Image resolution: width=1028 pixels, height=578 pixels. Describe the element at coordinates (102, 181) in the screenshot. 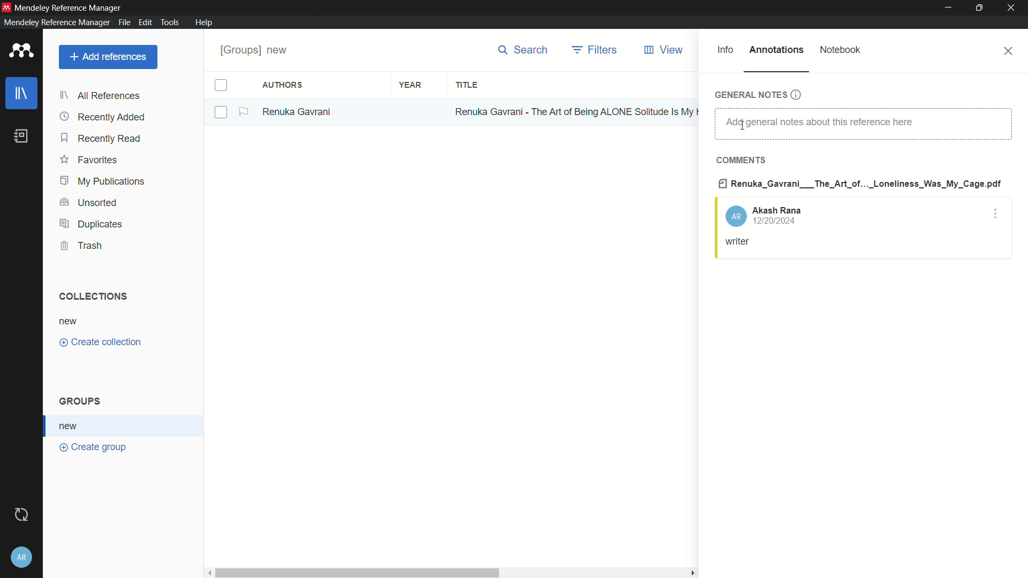

I see `my publications` at that location.